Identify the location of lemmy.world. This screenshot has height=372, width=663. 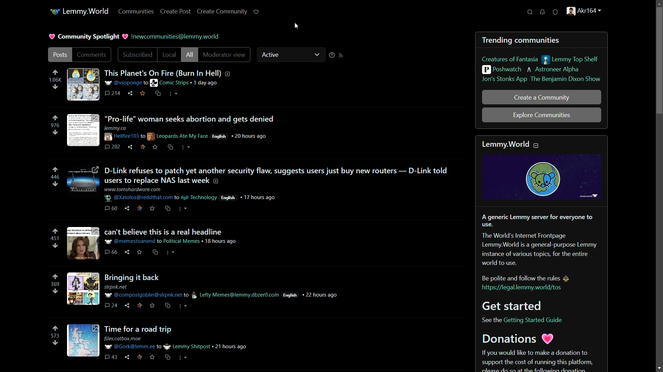
(85, 12).